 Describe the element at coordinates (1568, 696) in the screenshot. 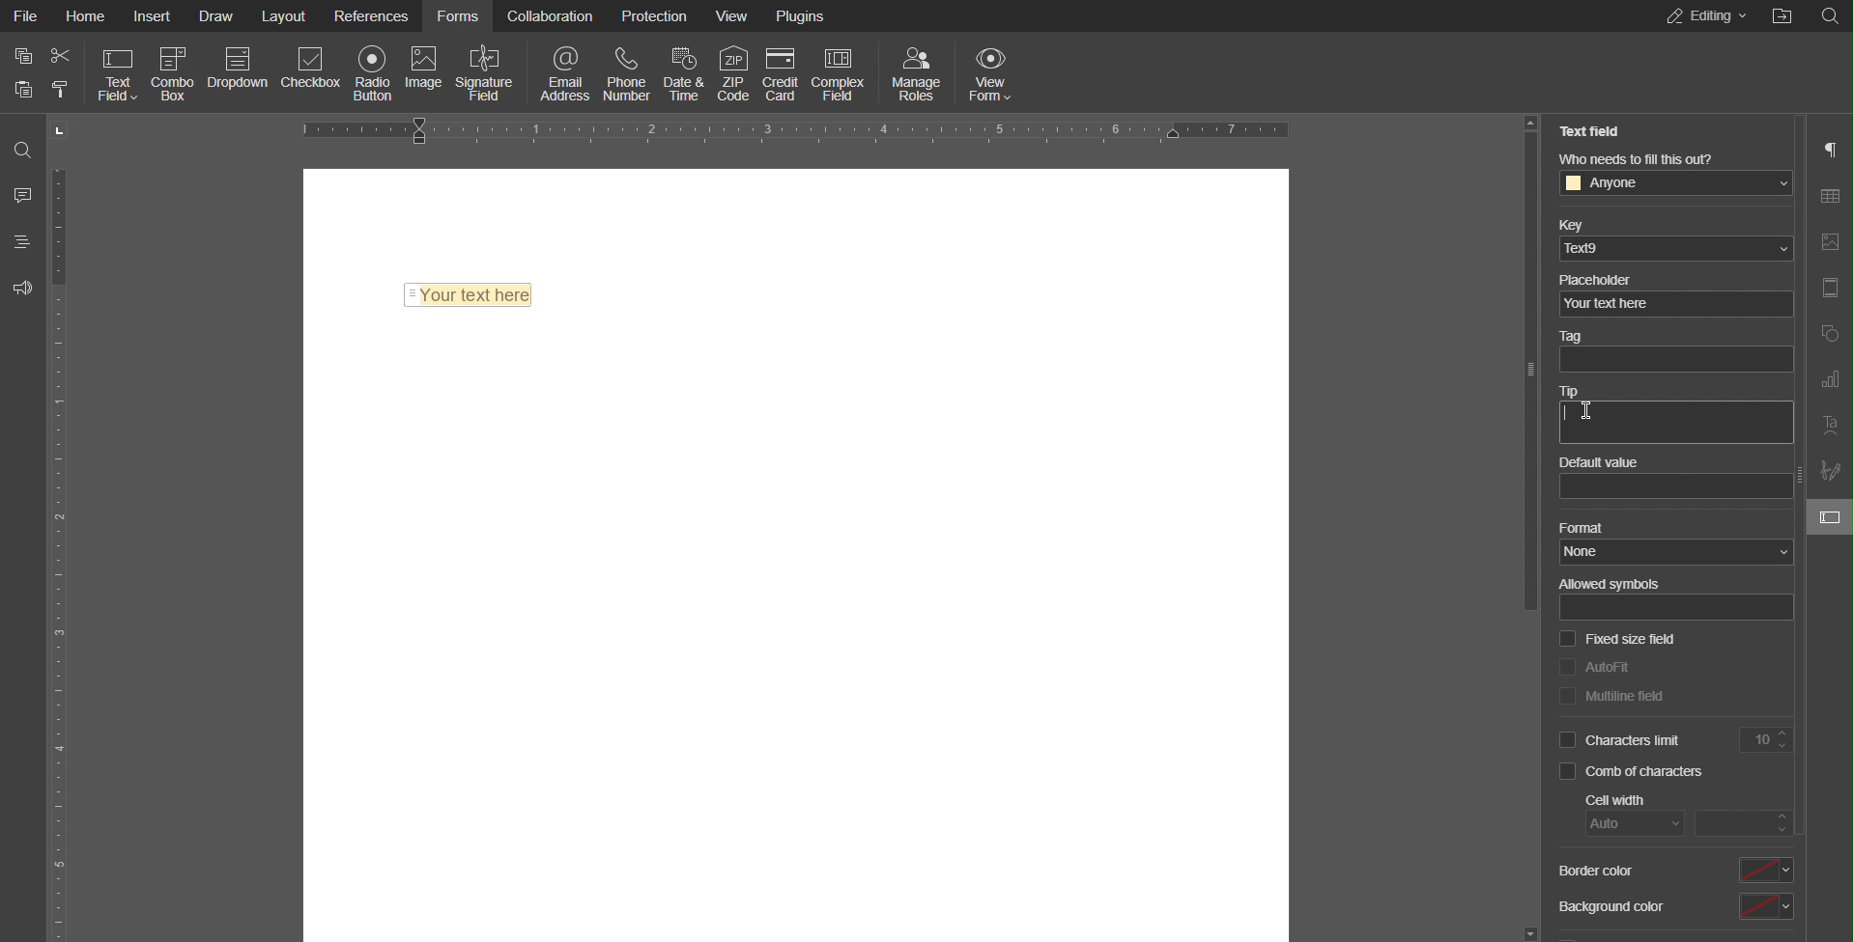

I see `checkbox` at that location.